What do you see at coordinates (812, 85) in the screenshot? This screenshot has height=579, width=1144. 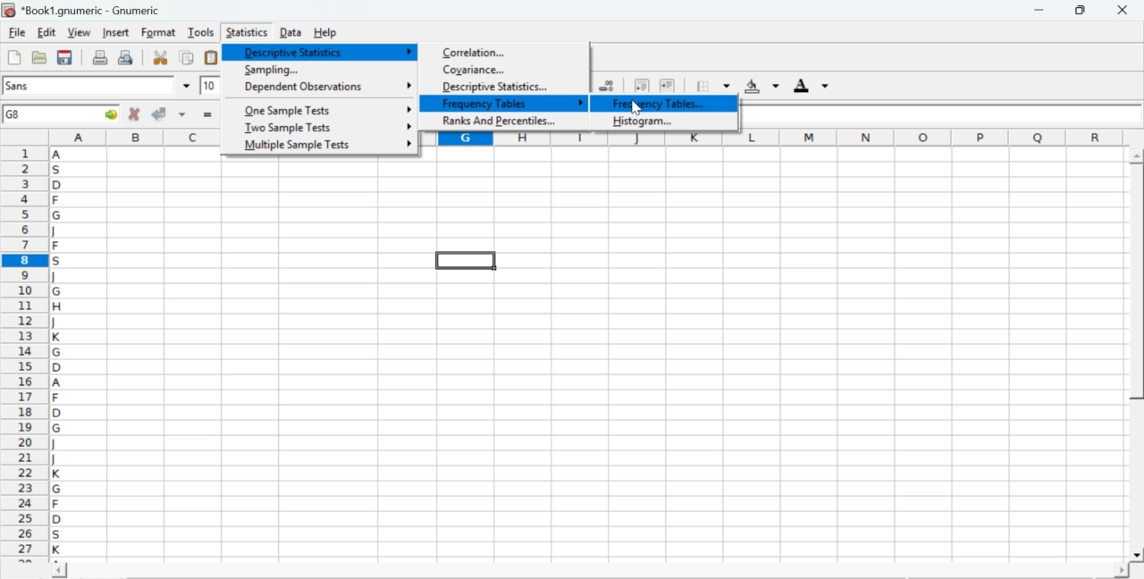 I see `foreground` at bounding box center [812, 85].